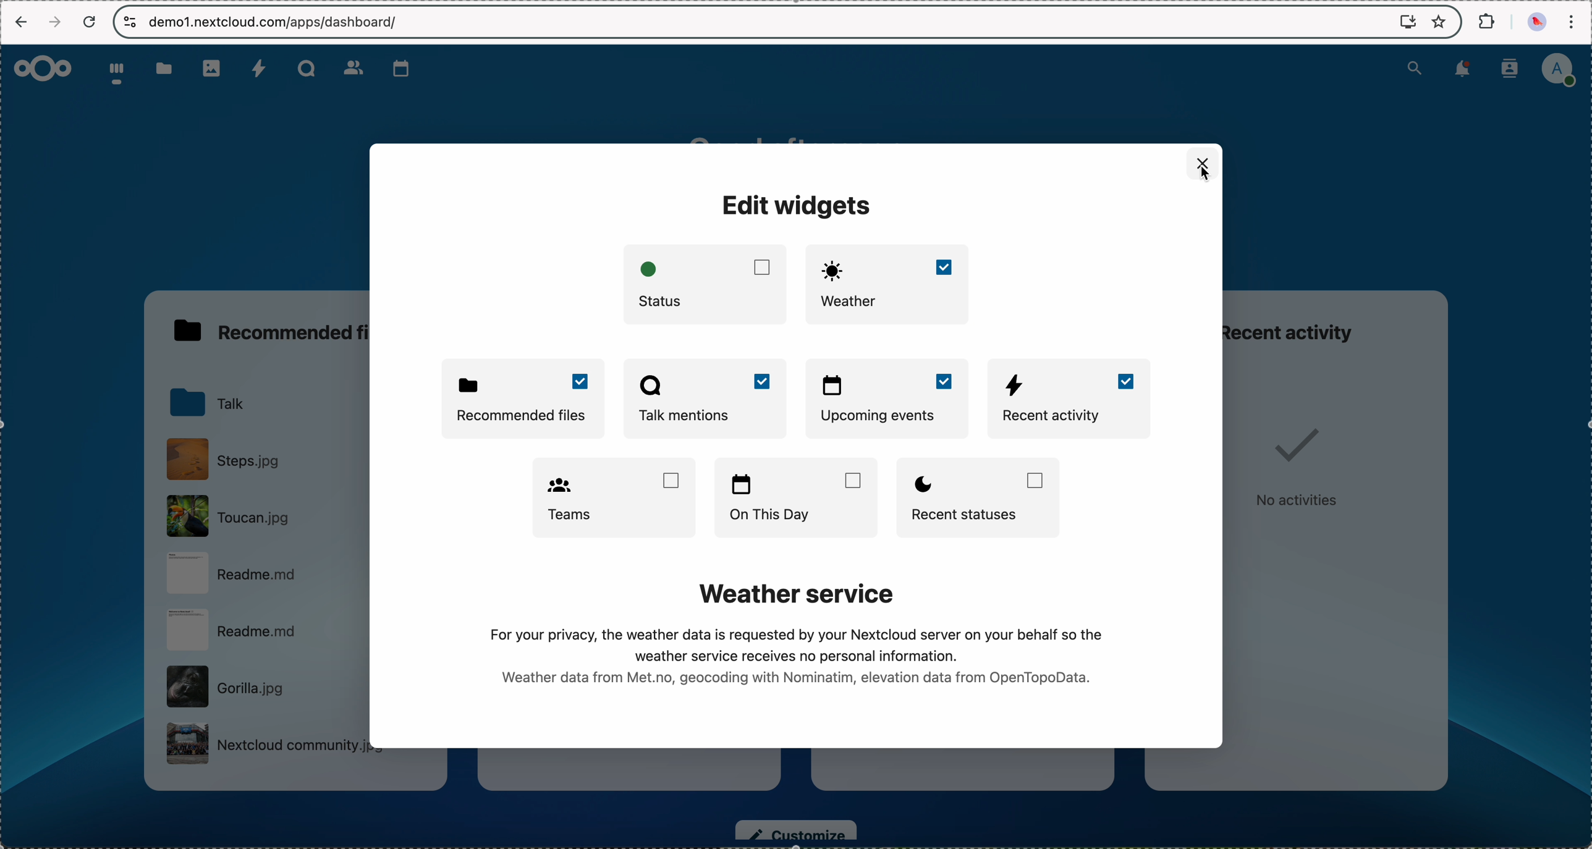 The image size is (1592, 849). What do you see at coordinates (524, 396) in the screenshot?
I see `enable recommended files` at bounding box center [524, 396].